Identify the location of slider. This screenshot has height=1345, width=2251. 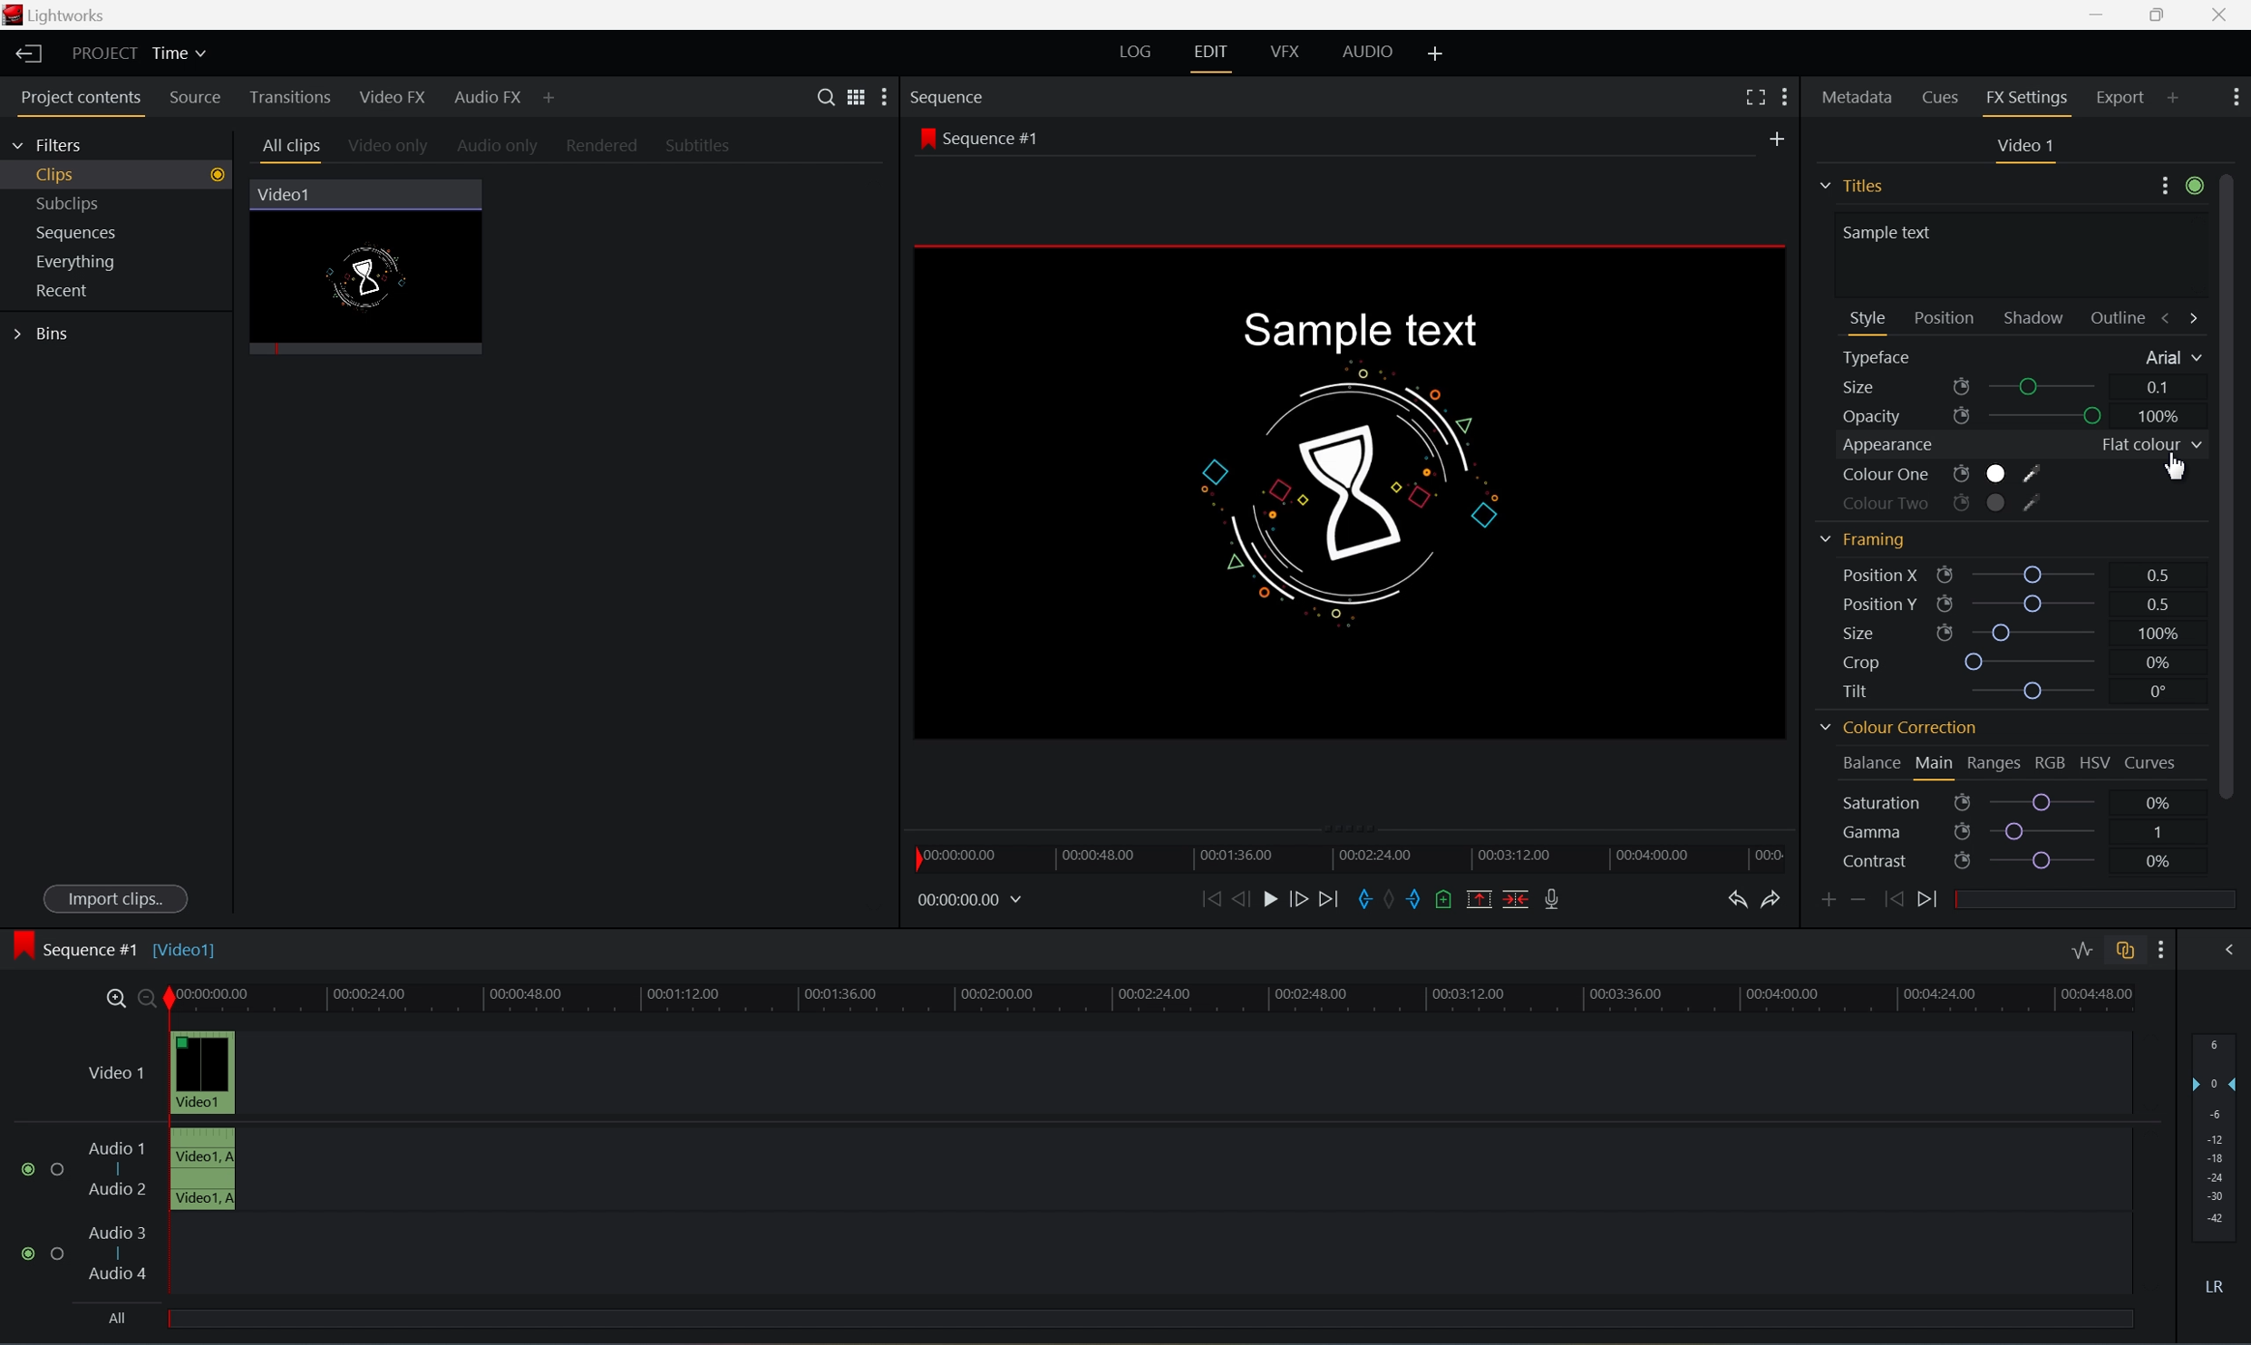
(2034, 663).